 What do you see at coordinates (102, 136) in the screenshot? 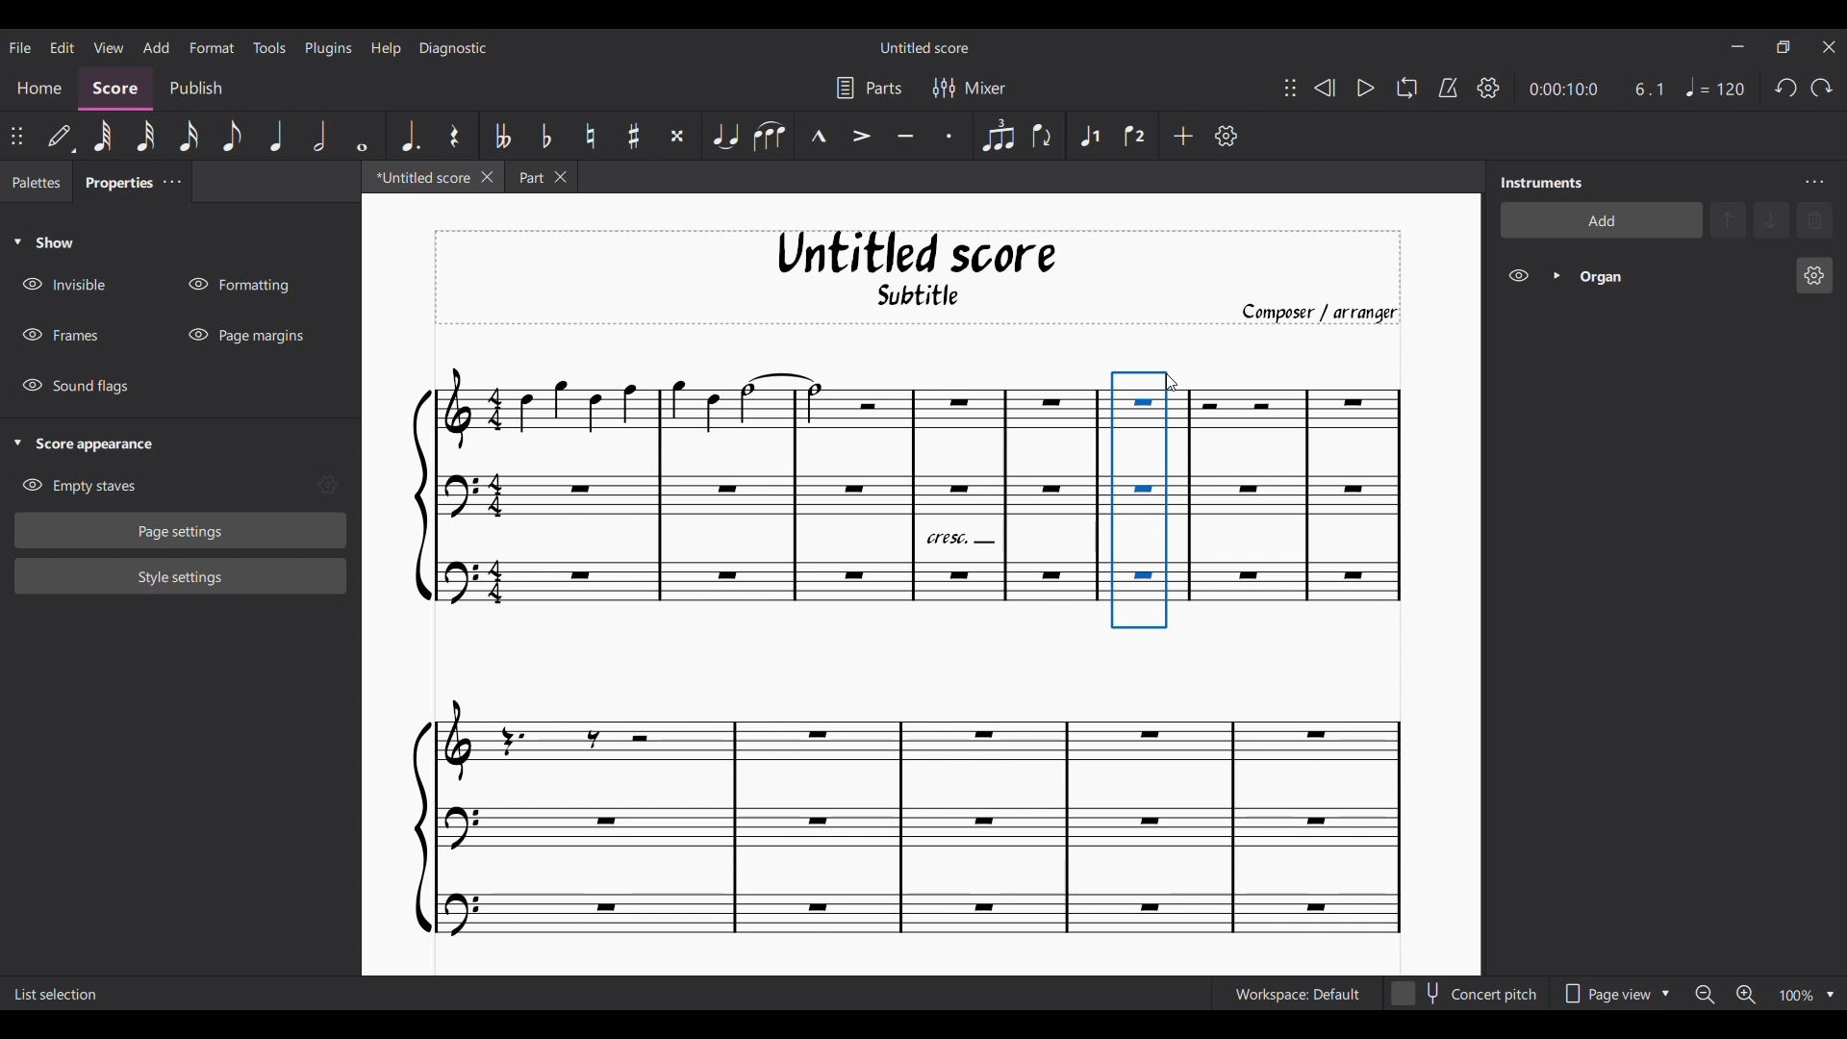
I see `64th note` at bounding box center [102, 136].